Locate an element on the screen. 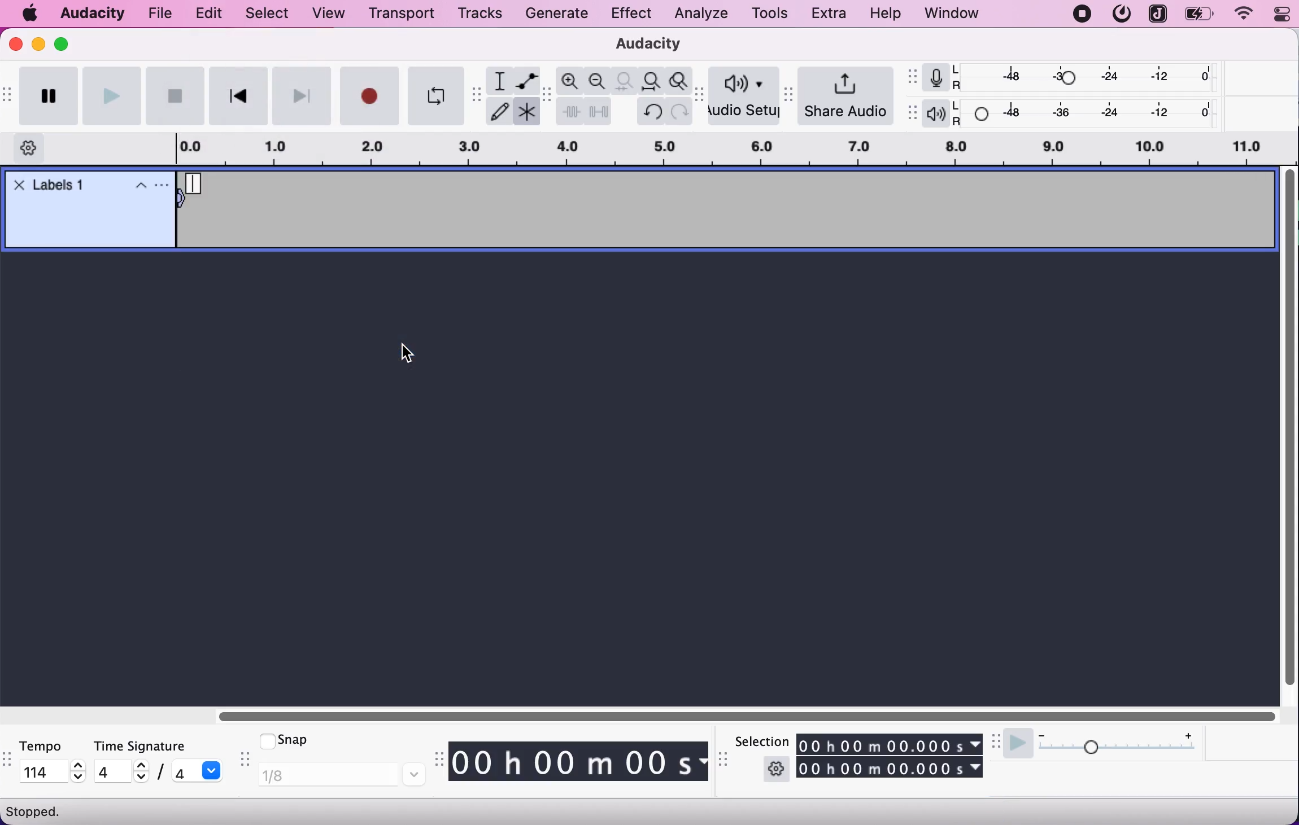  transport is located at coordinates (399, 14).